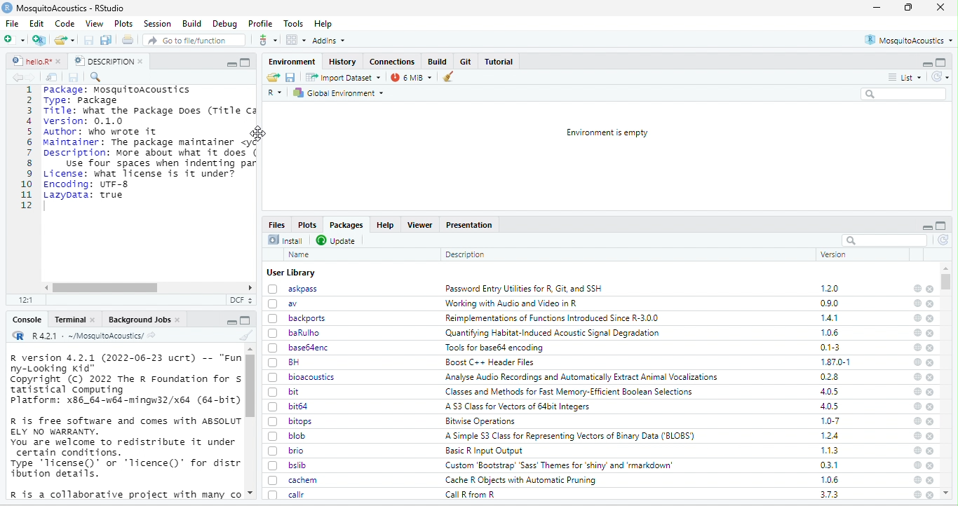 Image resolution: width=958 pixels, height=506 pixels. Describe the element at coordinates (157, 24) in the screenshot. I see `Session` at that location.